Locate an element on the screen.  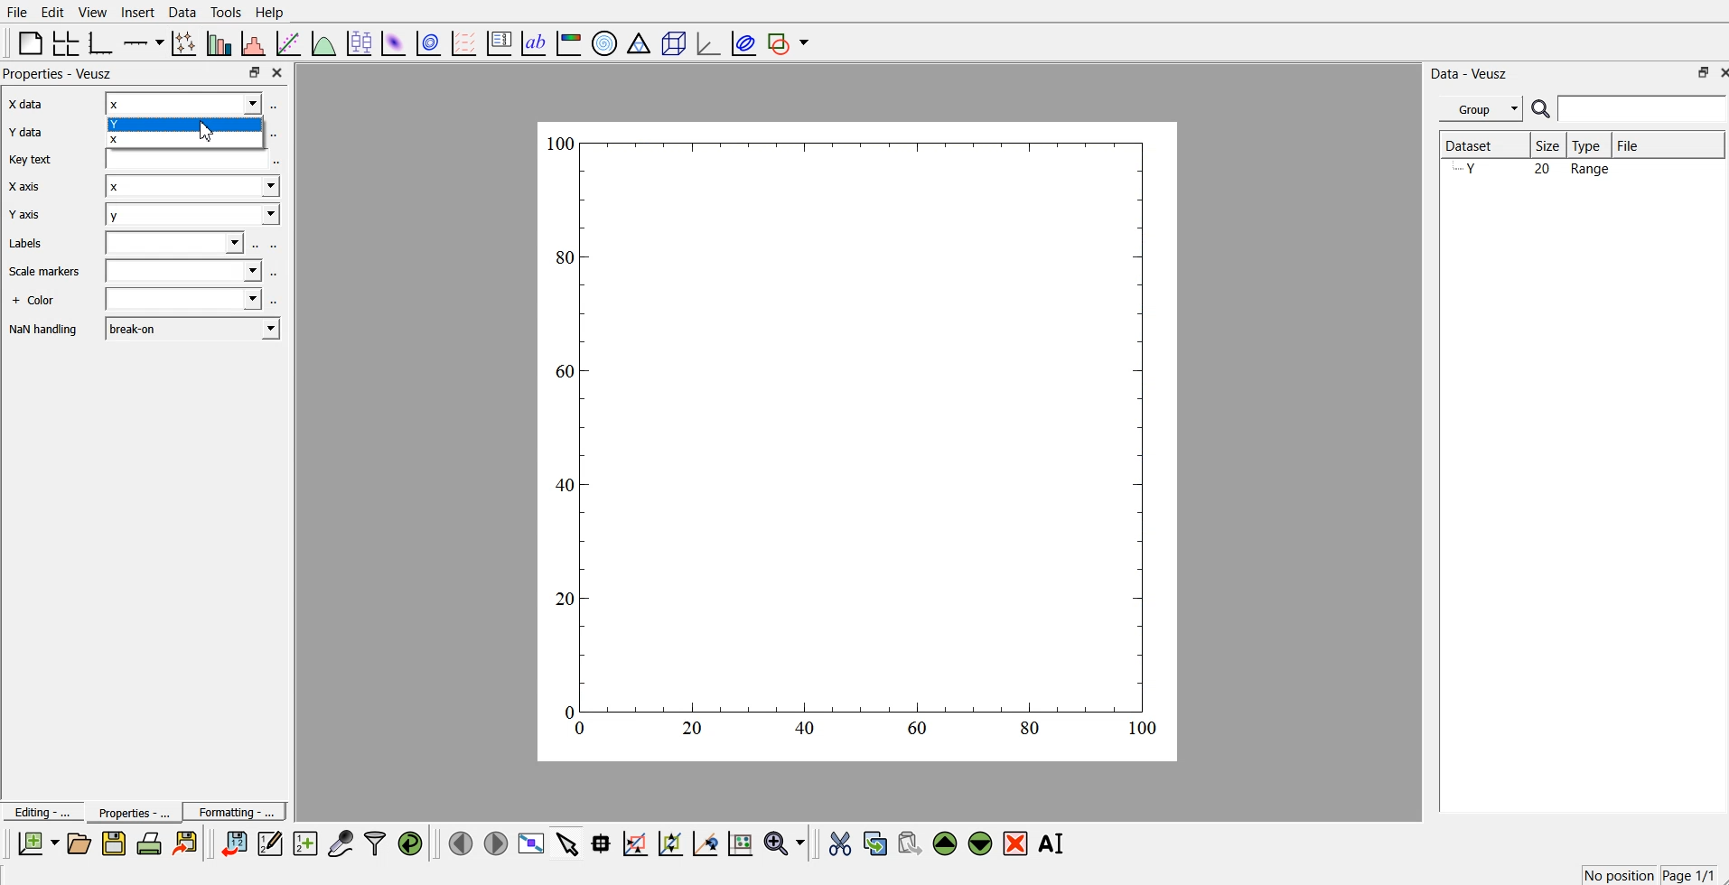
+ Color is located at coordinates (37, 299).